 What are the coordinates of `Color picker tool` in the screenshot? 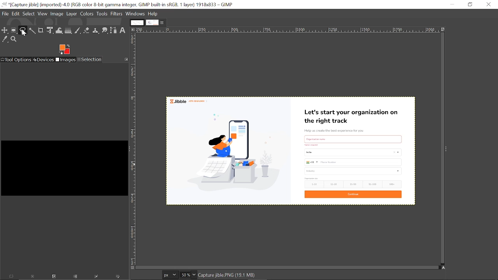 It's located at (5, 39).